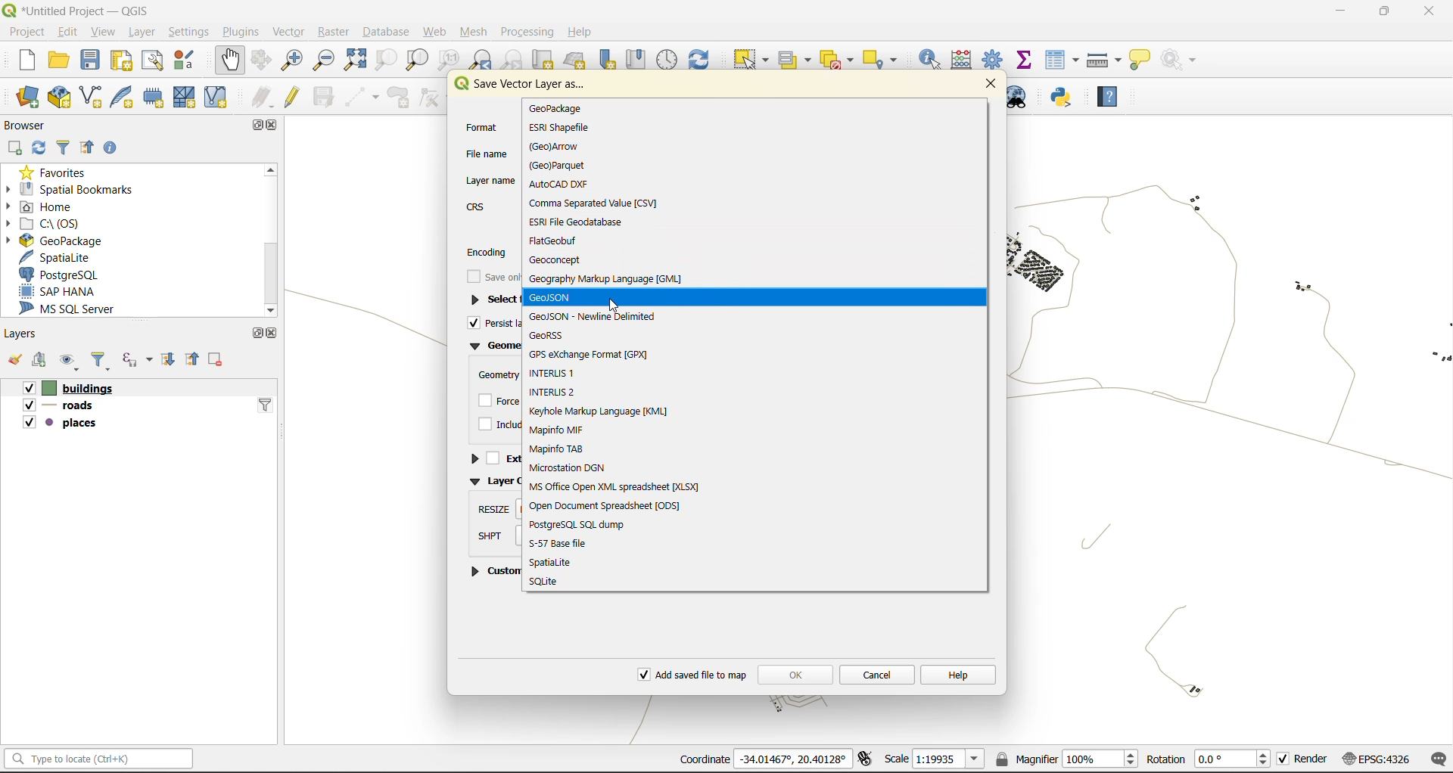  I want to click on add, so click(17, 146).